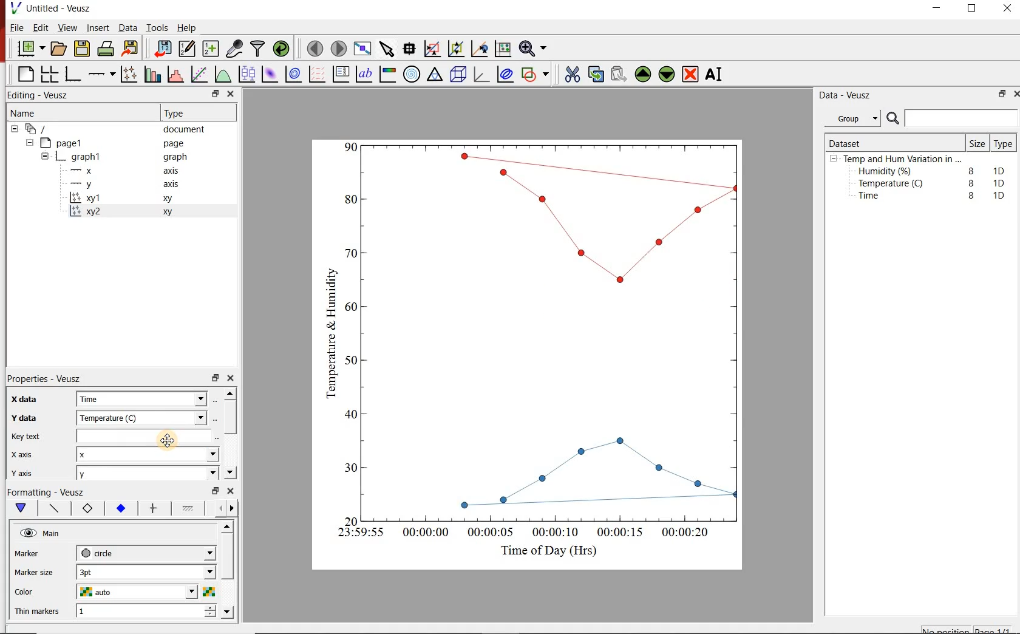  I want to click on Search bar, so click(952, 118).